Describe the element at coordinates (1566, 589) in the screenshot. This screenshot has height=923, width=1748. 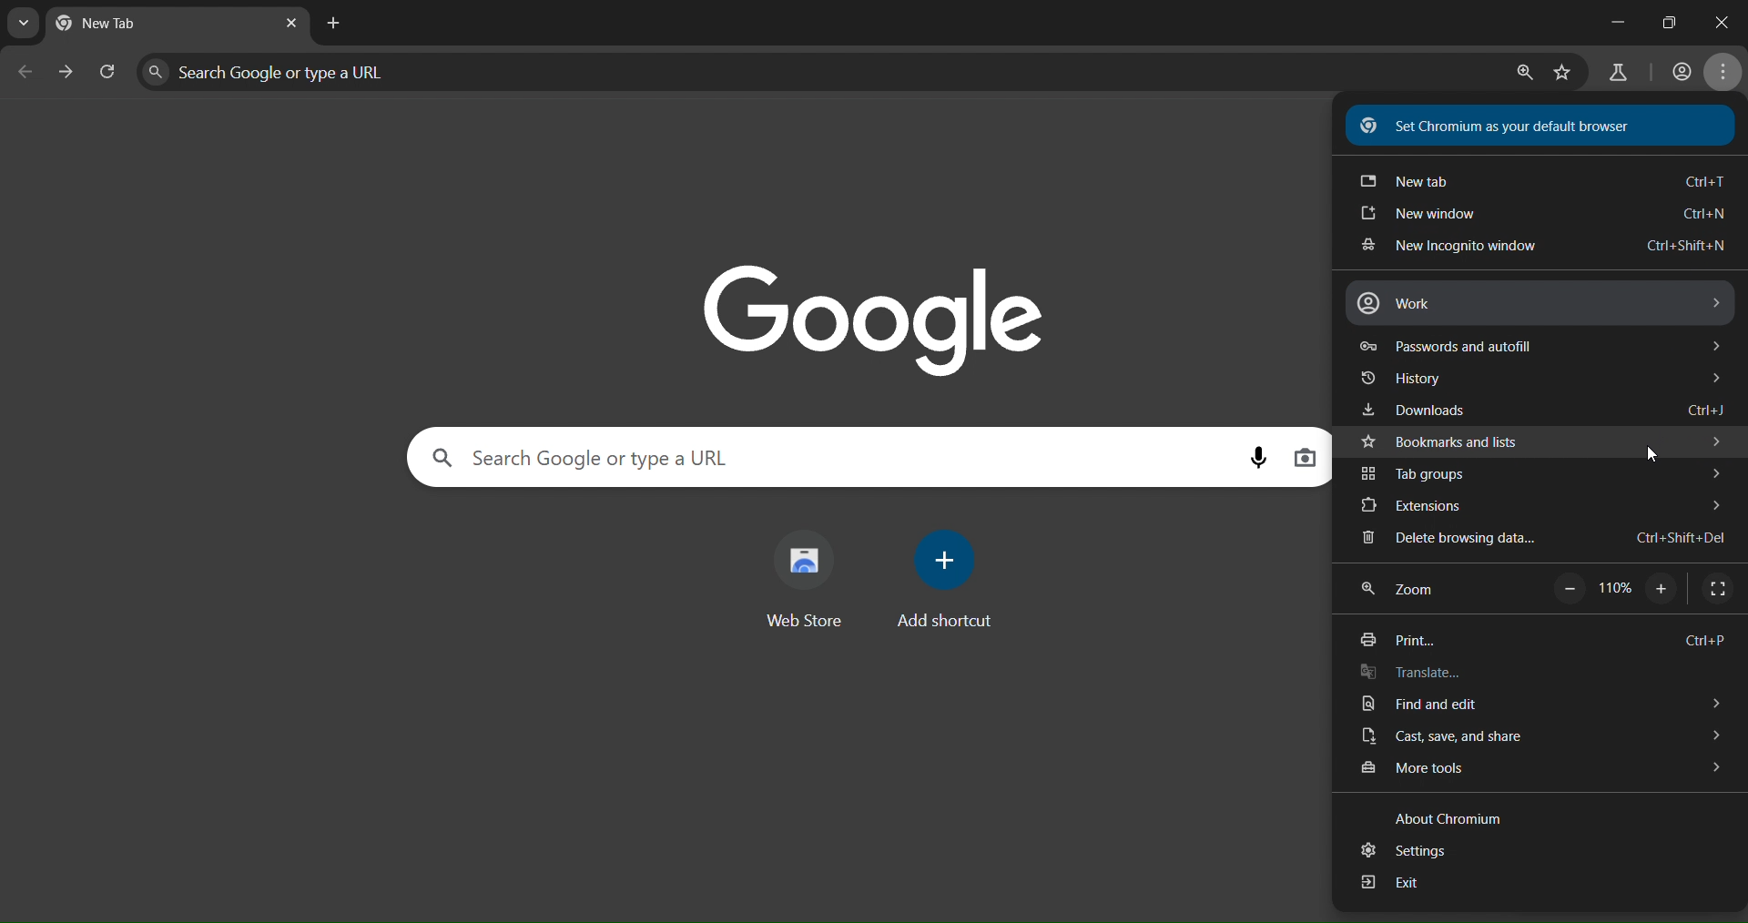
I see `zoom out` at that location.